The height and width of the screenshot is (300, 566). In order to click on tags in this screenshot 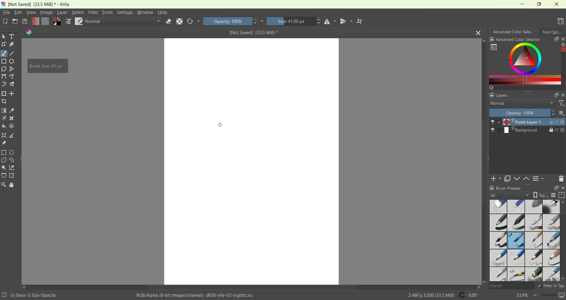, I will do `click(539, 195)`.